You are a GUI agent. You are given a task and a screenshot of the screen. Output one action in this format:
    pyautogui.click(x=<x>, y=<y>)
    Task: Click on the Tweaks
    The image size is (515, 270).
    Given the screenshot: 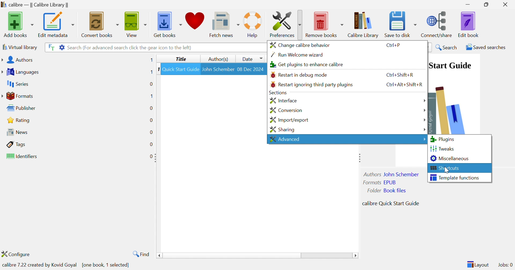 What is the action you would take?
    pyautogui.click(x=442, y=148)
    